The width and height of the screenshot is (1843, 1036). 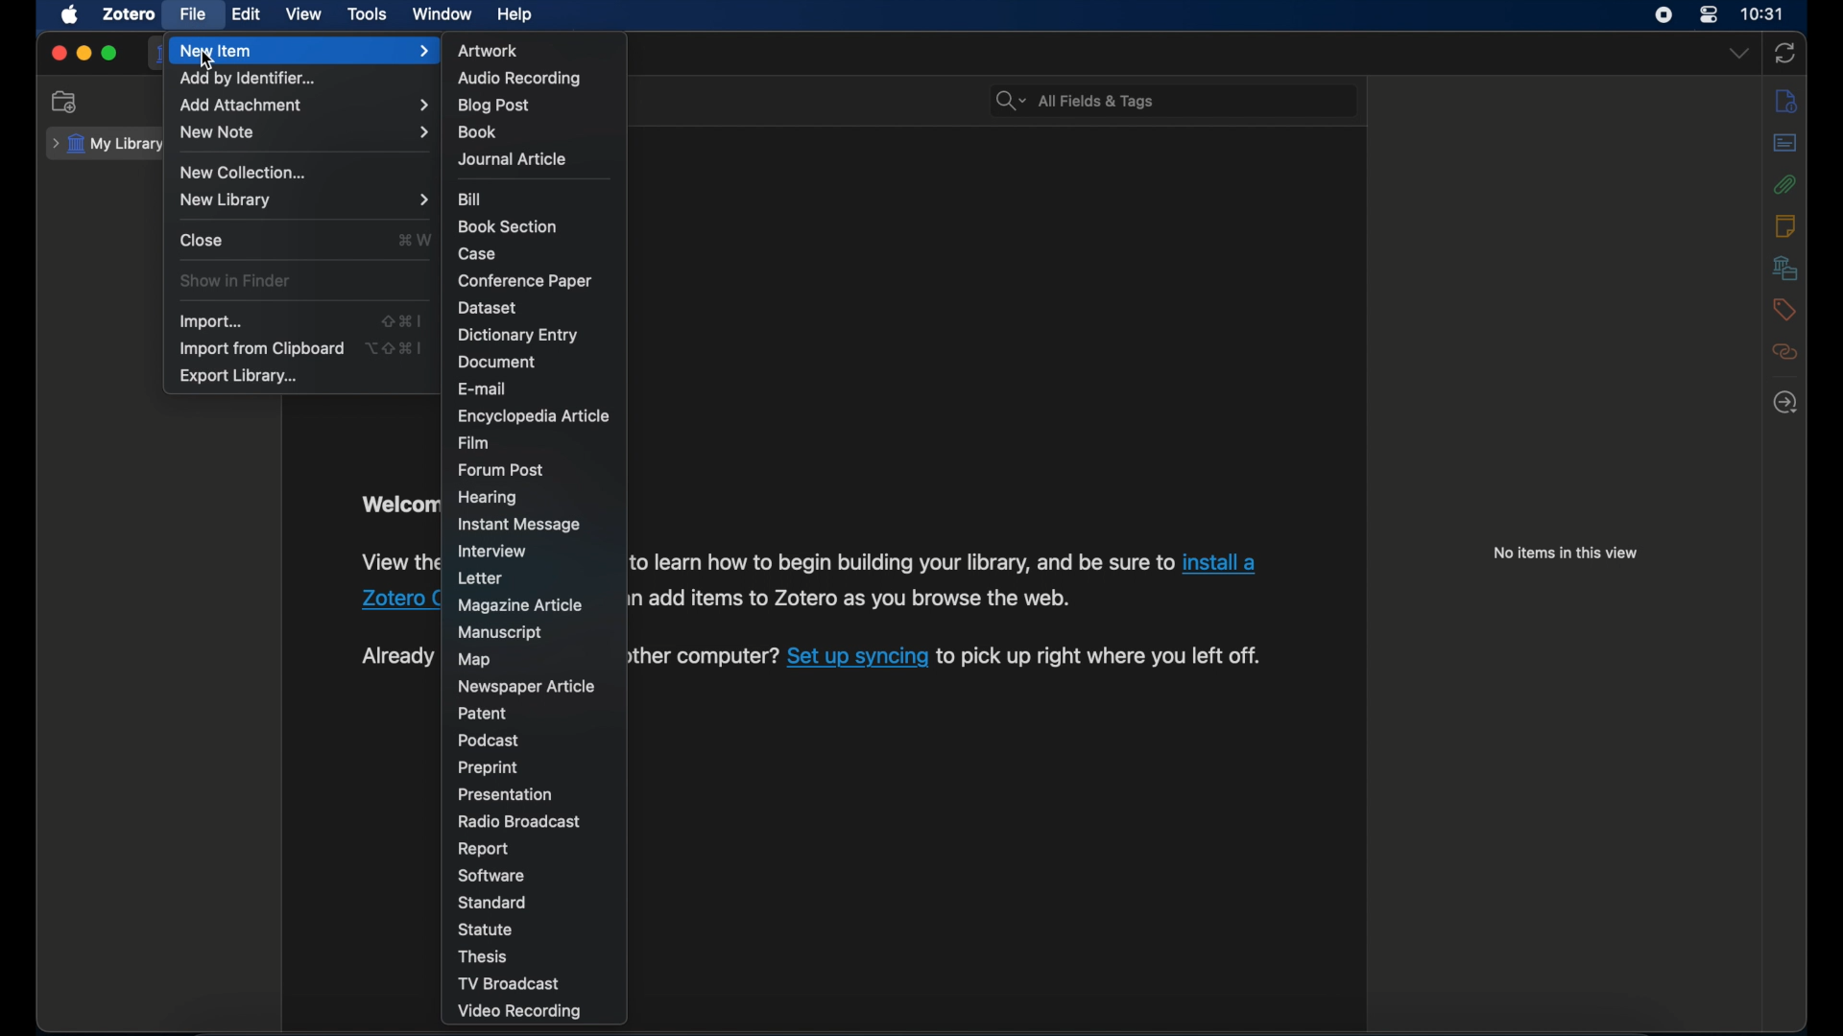 I want to click on video recording, so click(x=518, y=1013).